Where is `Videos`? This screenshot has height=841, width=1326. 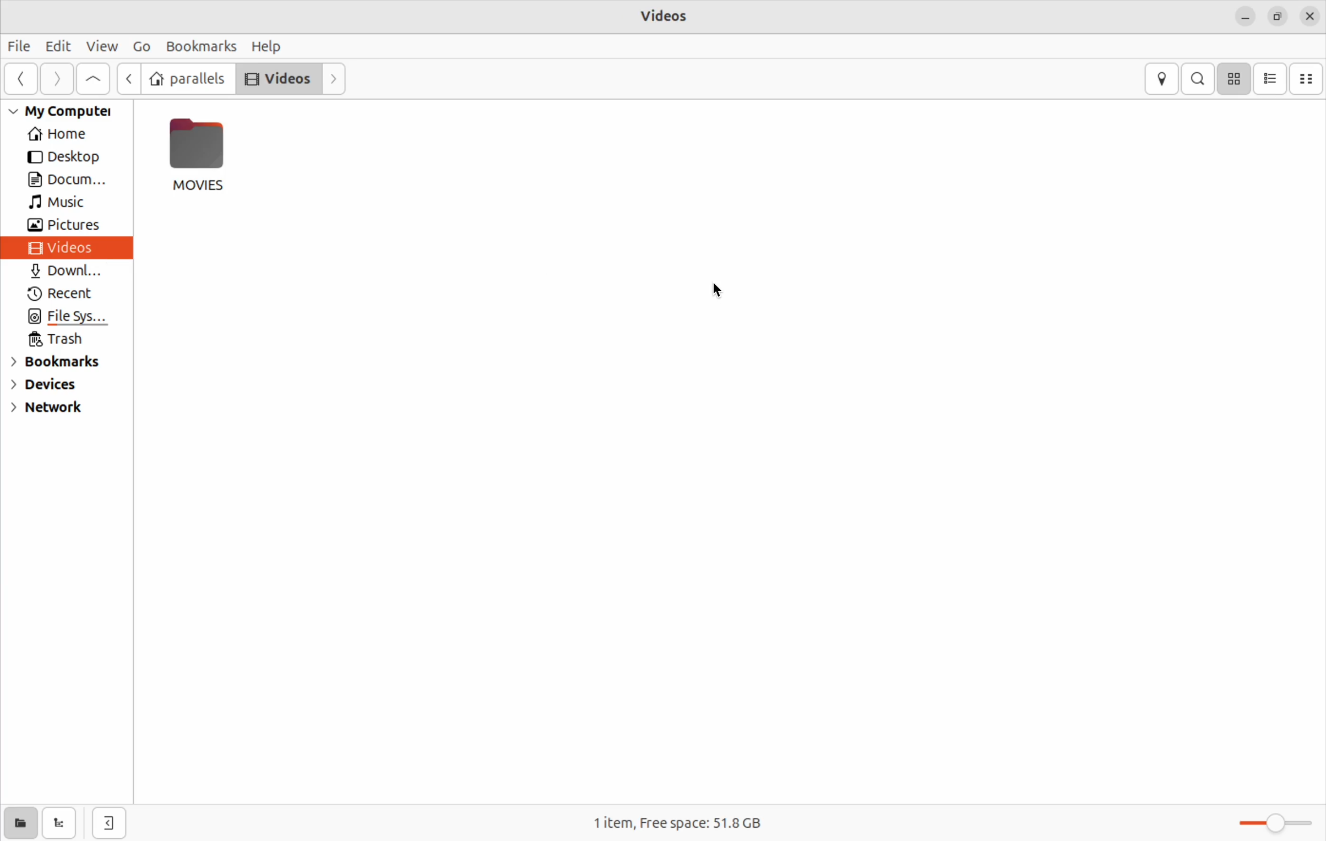 Videos is located at coordinates (667, 16).